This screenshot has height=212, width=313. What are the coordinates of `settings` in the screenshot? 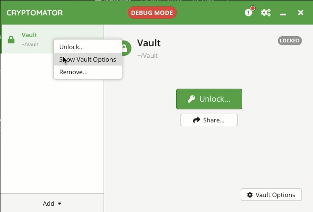 It's located at (266, 13).